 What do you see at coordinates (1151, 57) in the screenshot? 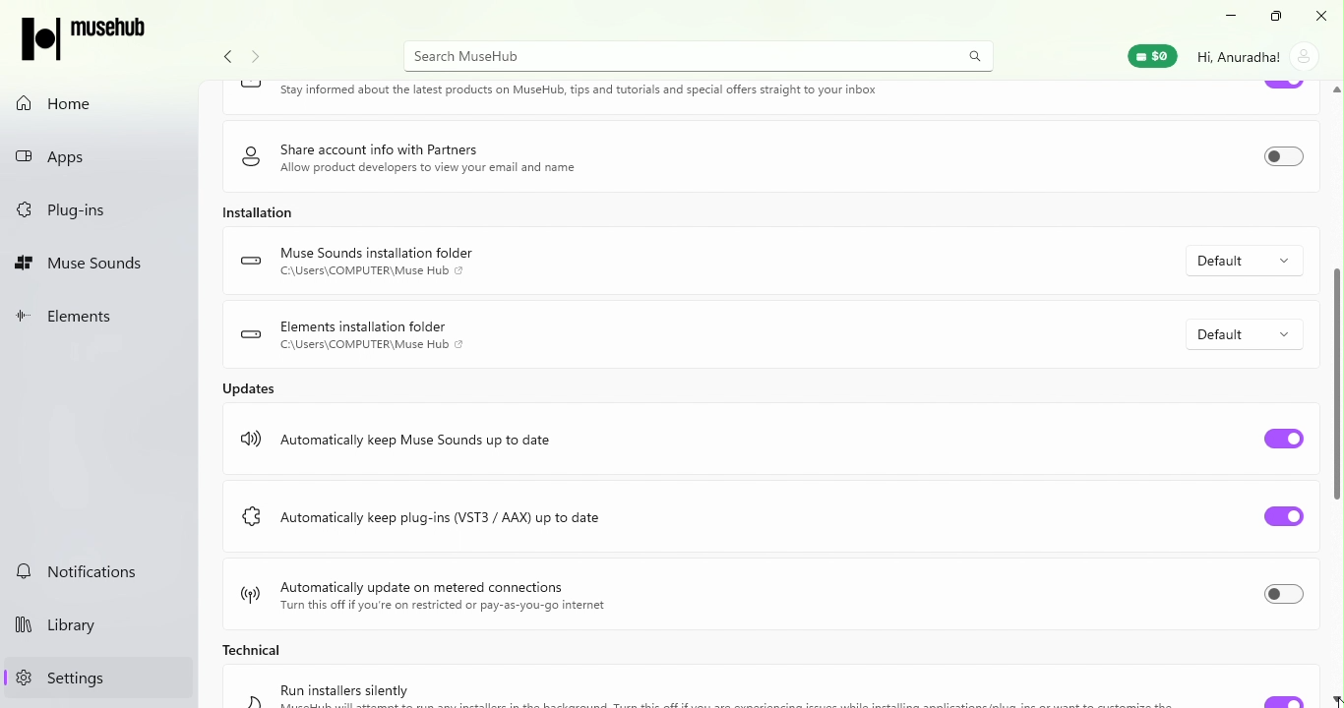
I see `Muse Wallet` at bounding box center [1151, 57].